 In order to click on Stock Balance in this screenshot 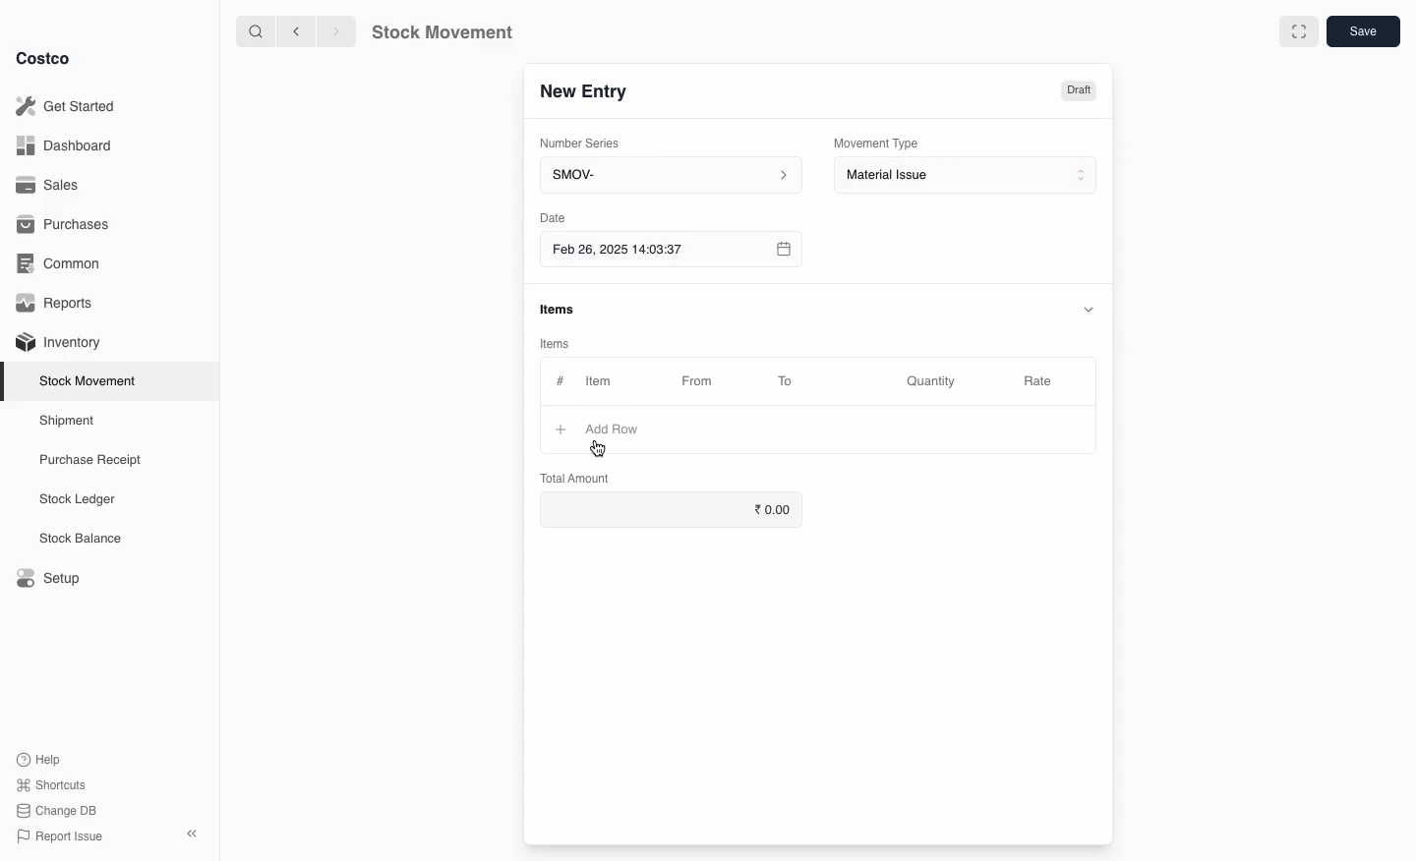, I will do `click(83, 539)`.